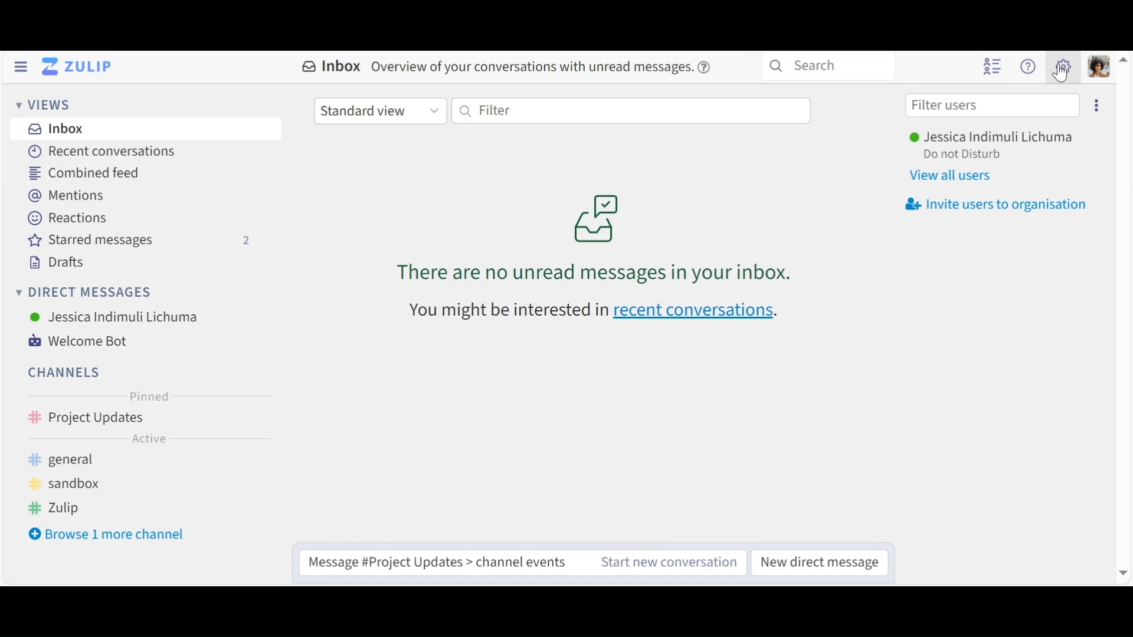 The height and width of the screenshot is (637, 1133). I want to click on Cursor, so click(1062, 76).